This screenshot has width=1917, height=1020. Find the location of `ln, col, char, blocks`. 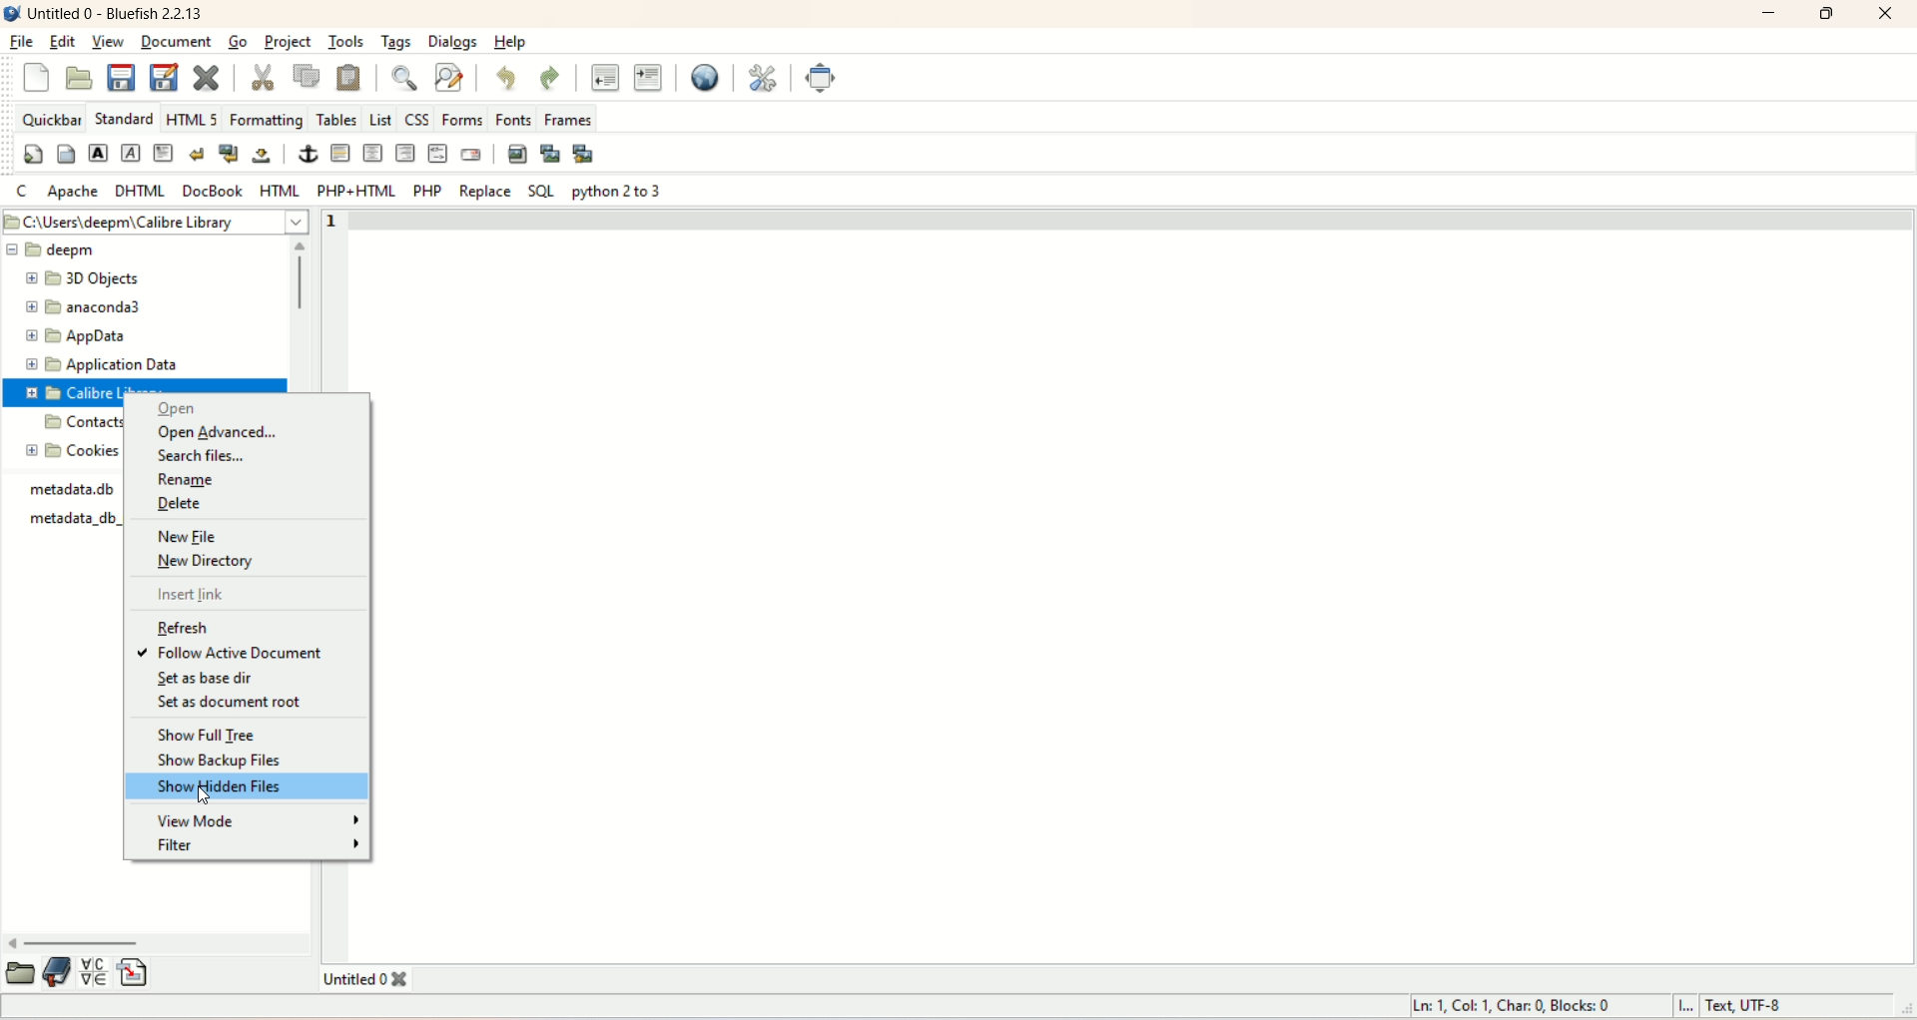

ln, col, char, blocks is located at coordinates (1513, 1005).